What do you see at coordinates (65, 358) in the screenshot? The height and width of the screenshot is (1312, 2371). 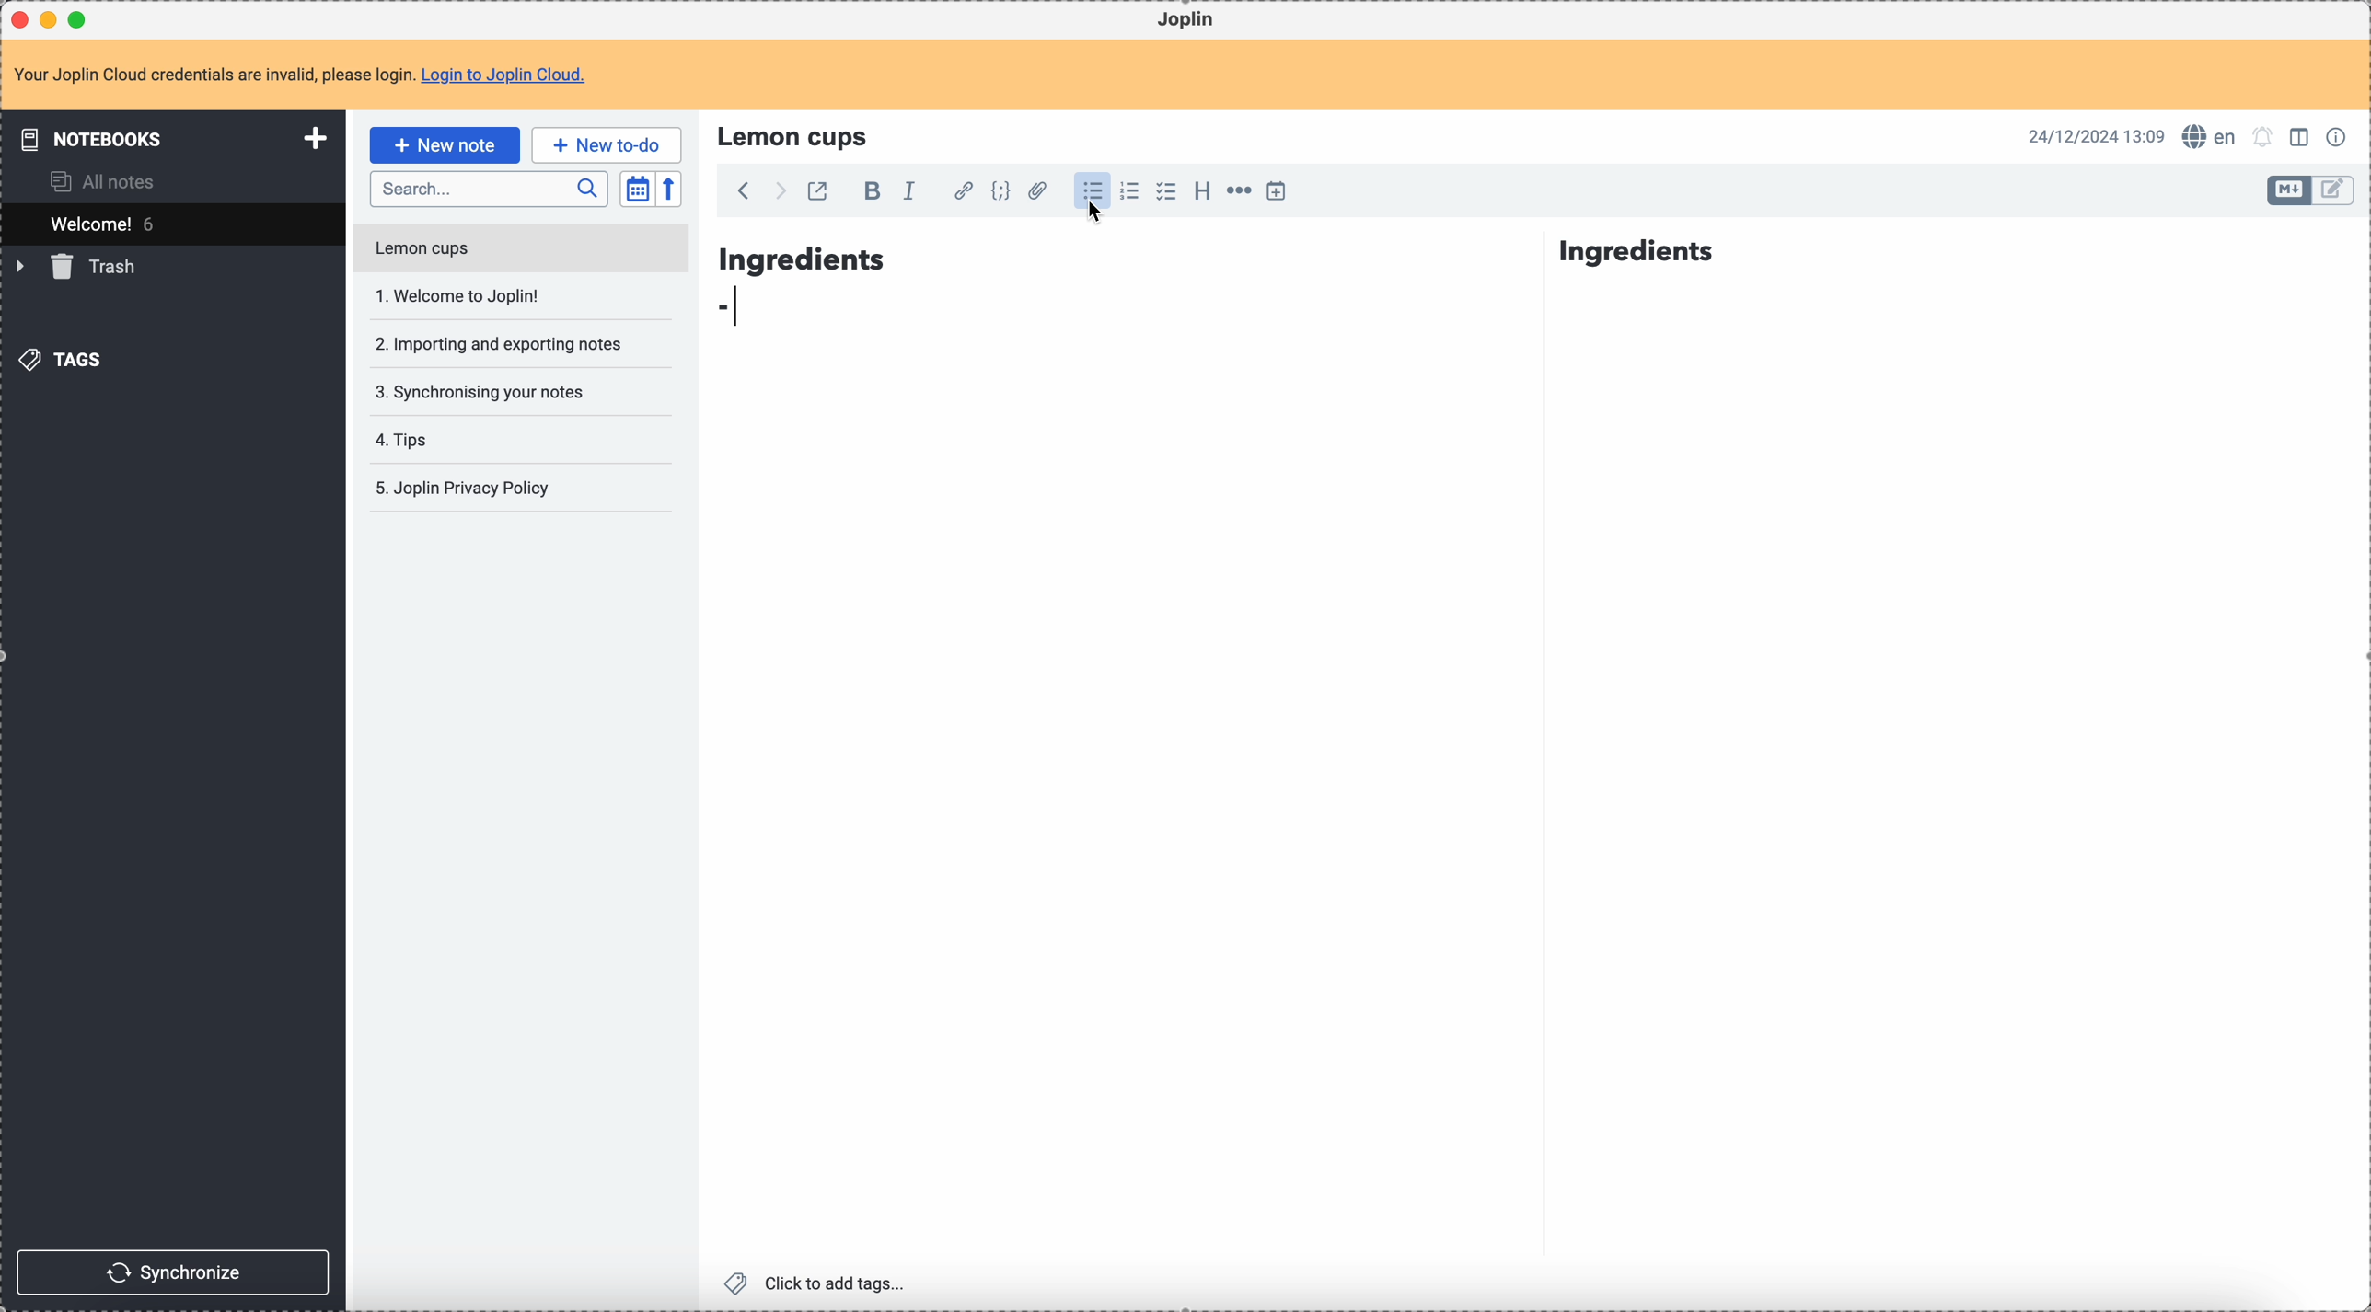 I see `tags` at bounding box center [65, 358].